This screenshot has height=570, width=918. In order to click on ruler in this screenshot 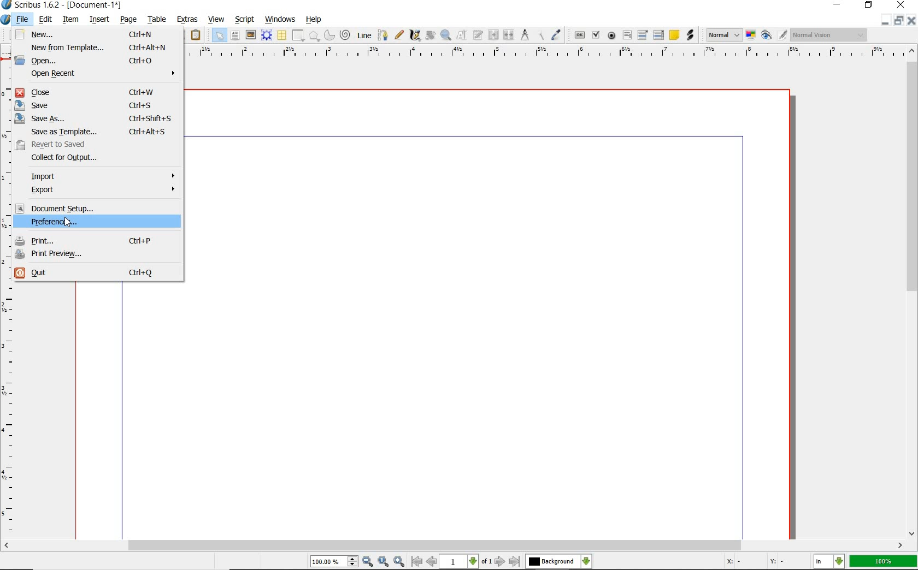, I will do `click(8, 300)`.